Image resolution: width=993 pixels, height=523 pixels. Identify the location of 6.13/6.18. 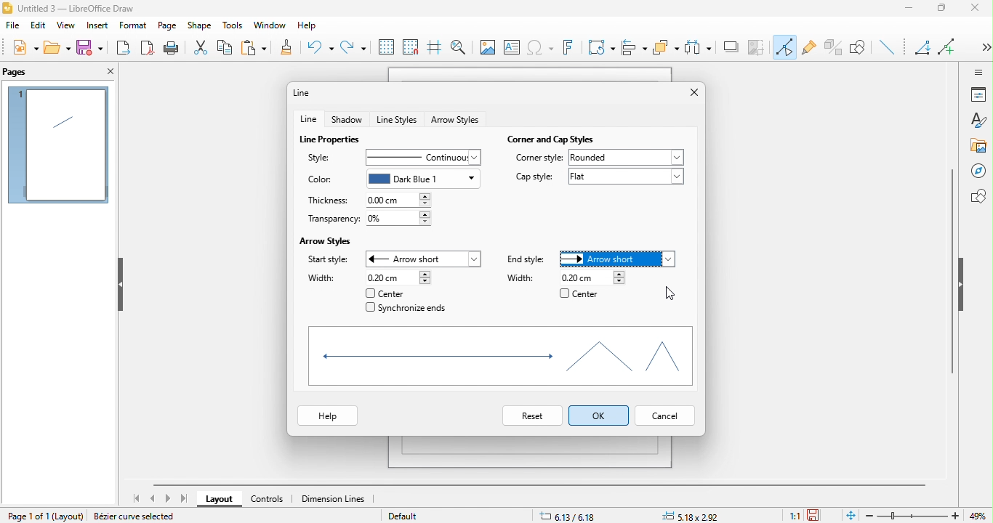
(569, 516).